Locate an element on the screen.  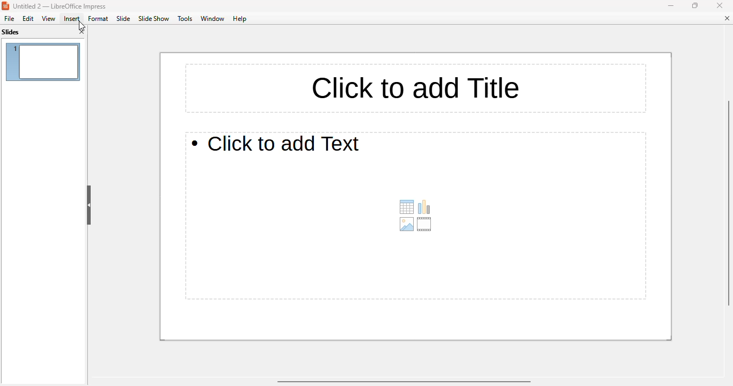
close is located at coordinates (720, 5).